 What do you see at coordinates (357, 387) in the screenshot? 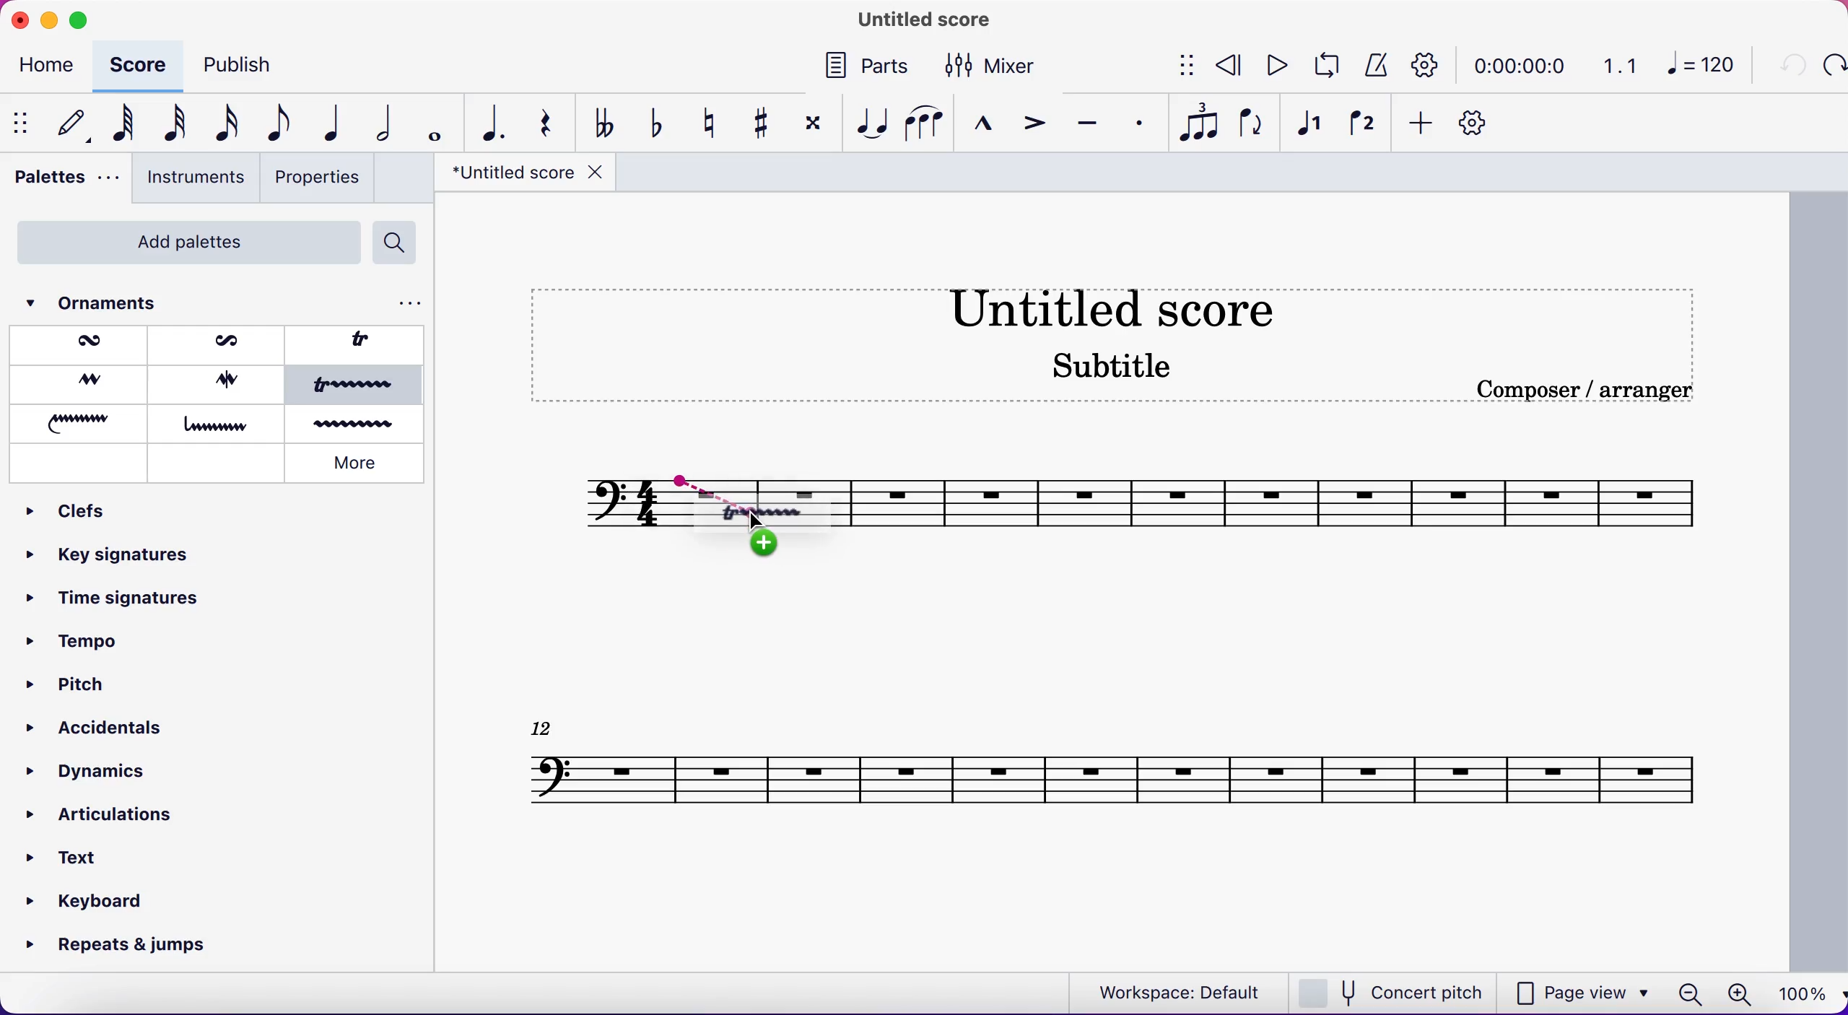
I see `extended trill` at bounding box center [357, 387].